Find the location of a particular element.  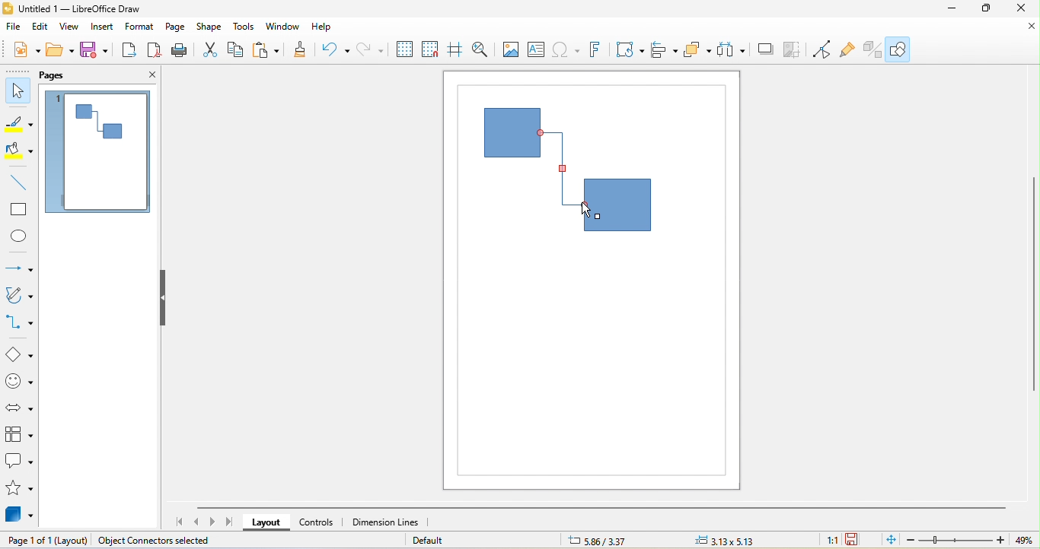

edit is located at coordinates (43, 27).